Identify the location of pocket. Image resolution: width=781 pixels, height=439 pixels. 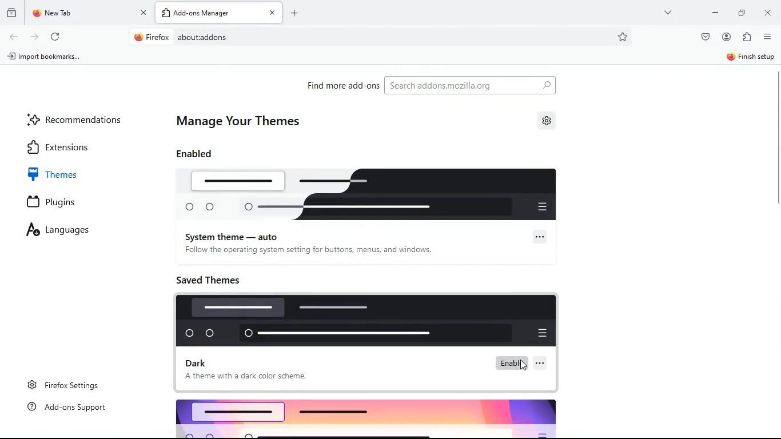
(705, 37).